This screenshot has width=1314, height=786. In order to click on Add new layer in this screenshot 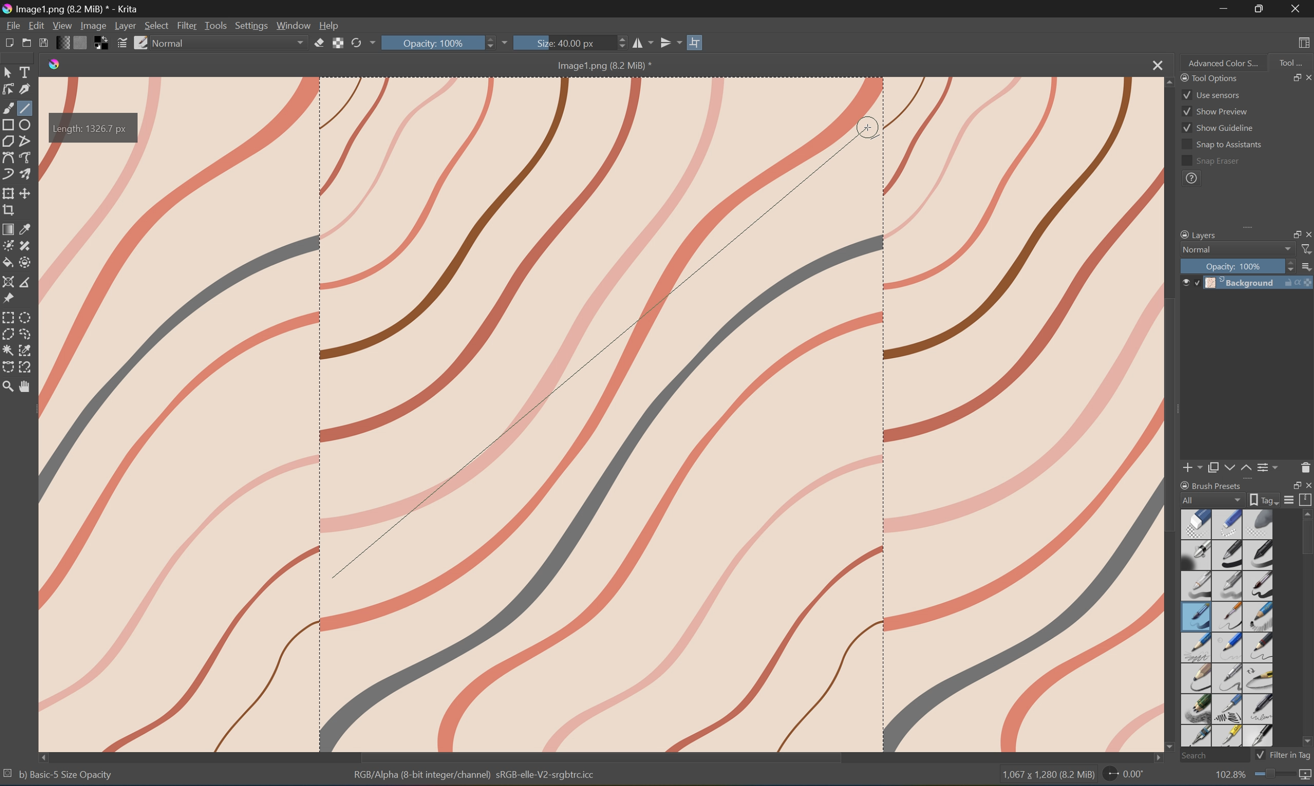, I will do `click(1193, 467)`.